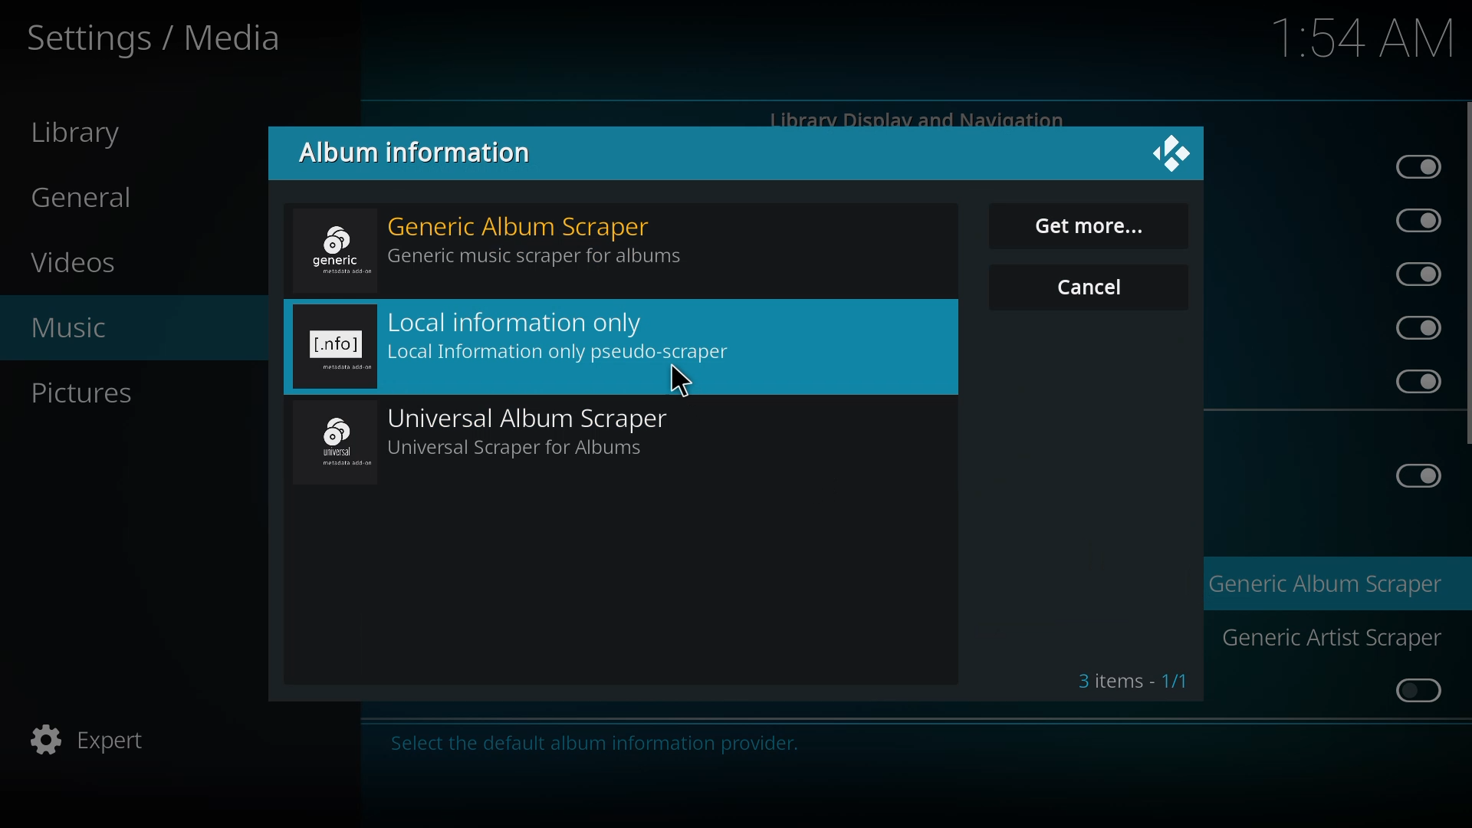 This screenshot has height=828, width=1472. Describe the element at coordinates (1092, 228) in the screenshot. I see `get more` at that location.